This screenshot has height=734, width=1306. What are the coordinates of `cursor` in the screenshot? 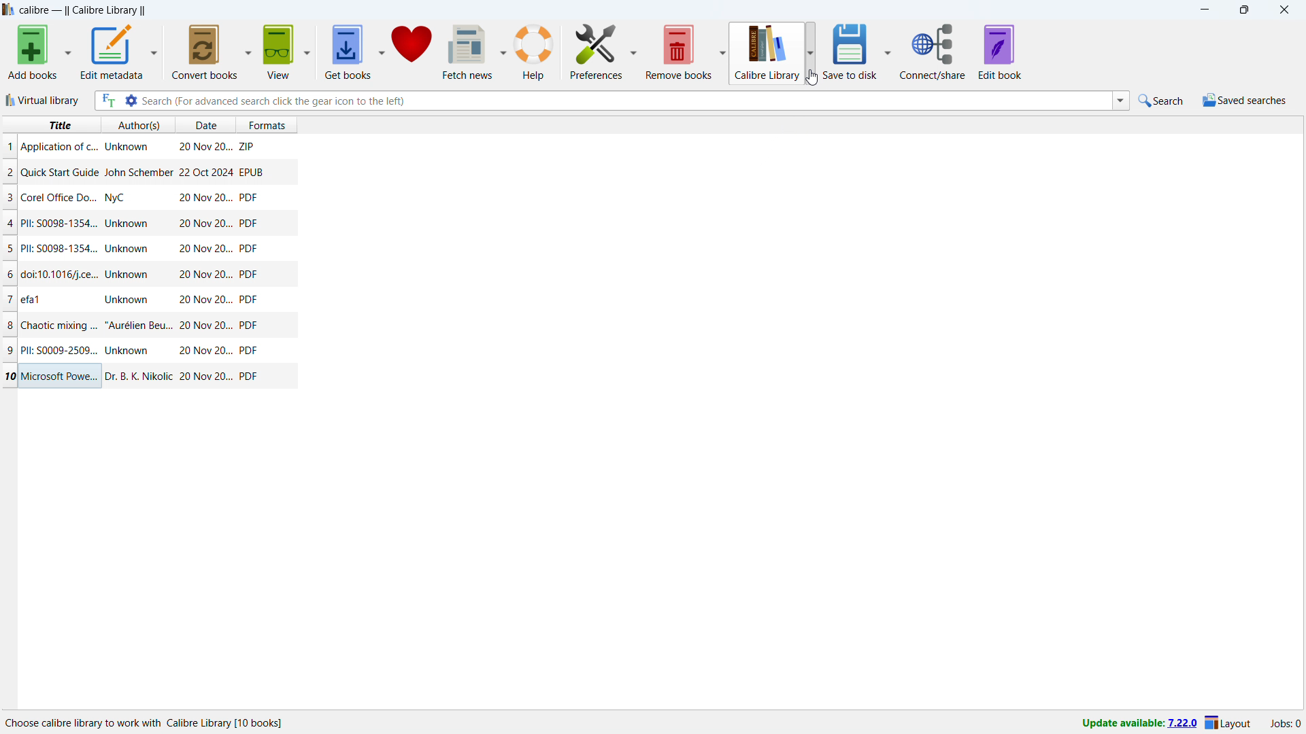 It's located at (812, 77).